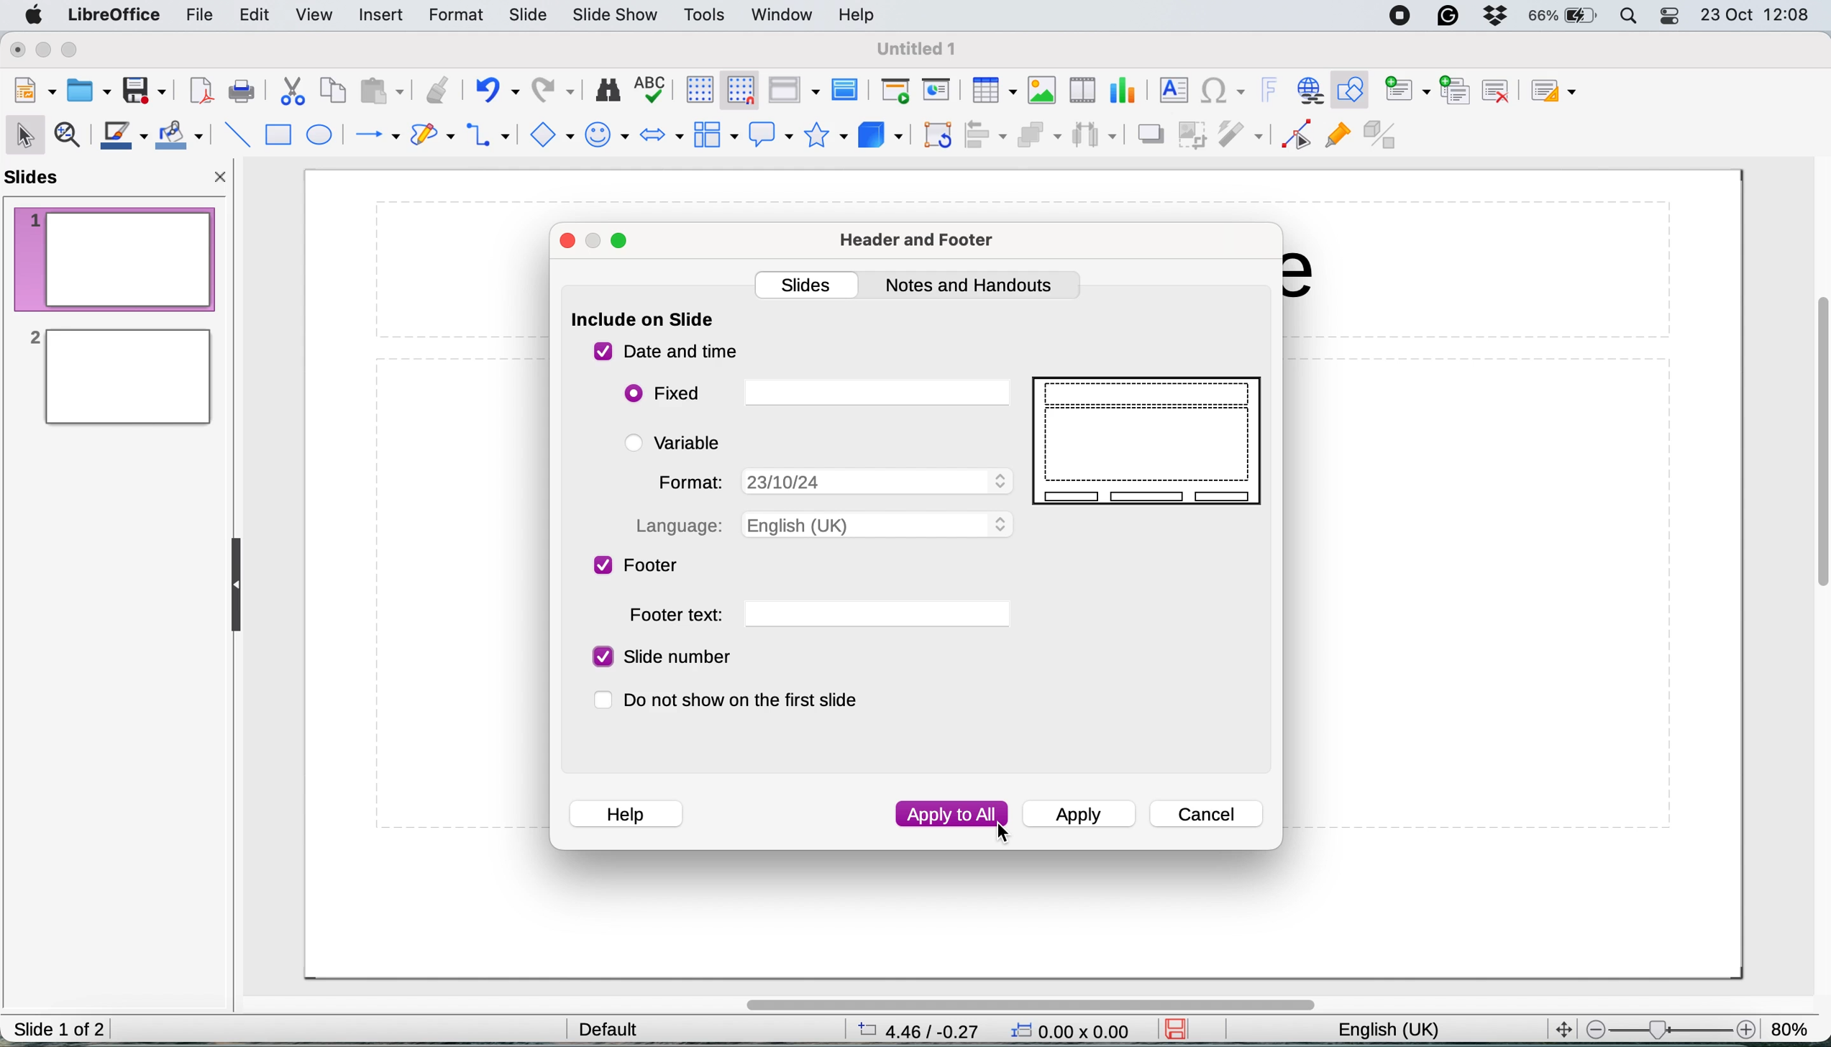  Describe the element at coordinates (334, 92) in the screenshot. I see `copy` at that location.